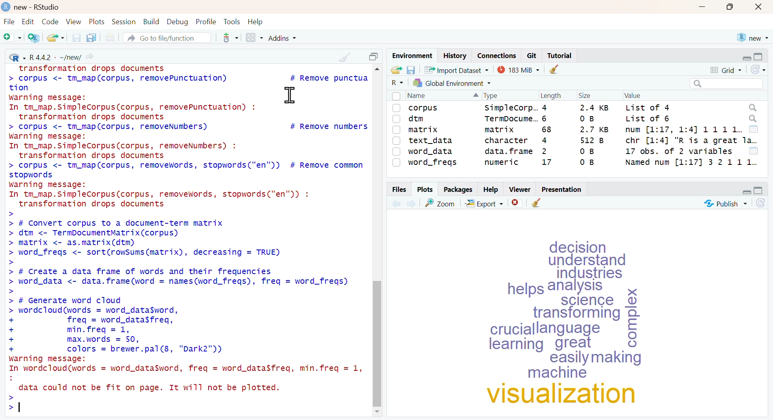 The height and width of the screenshot is (420, 773). What do you see at coordinates (578, 287) in the screenshot?
I see `analysis` at bounding box center [578, 287].